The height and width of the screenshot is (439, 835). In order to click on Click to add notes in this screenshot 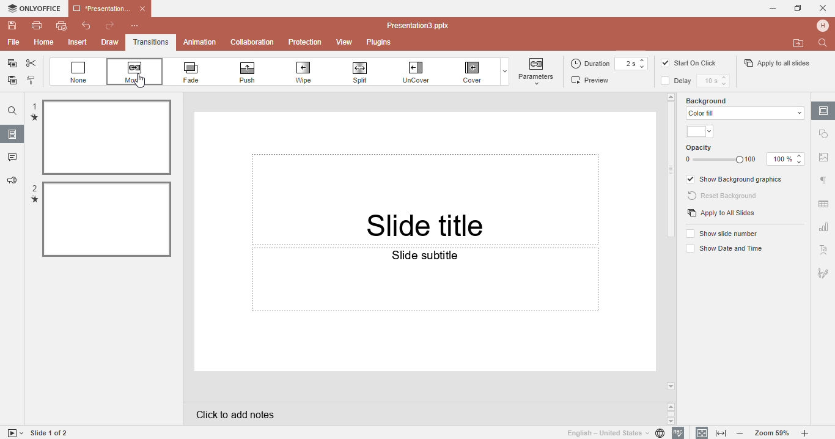, I will do `click(423, 413)`.